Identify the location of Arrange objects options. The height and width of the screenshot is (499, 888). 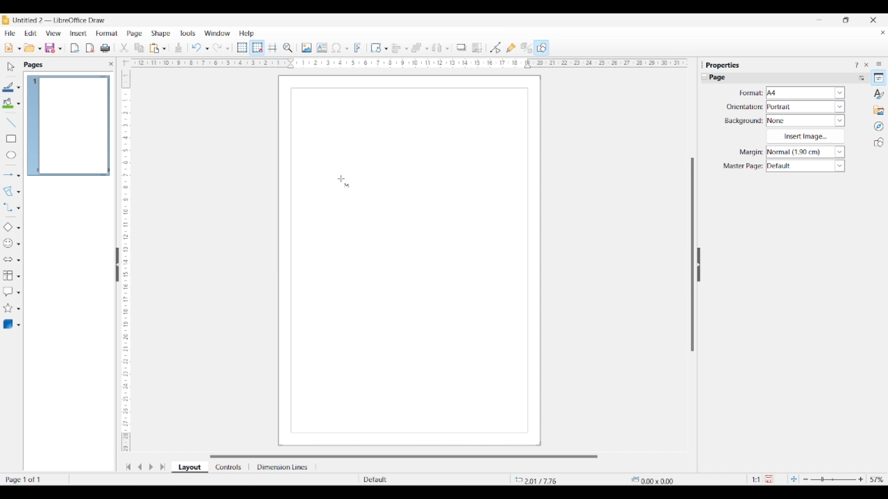
(427, 49).